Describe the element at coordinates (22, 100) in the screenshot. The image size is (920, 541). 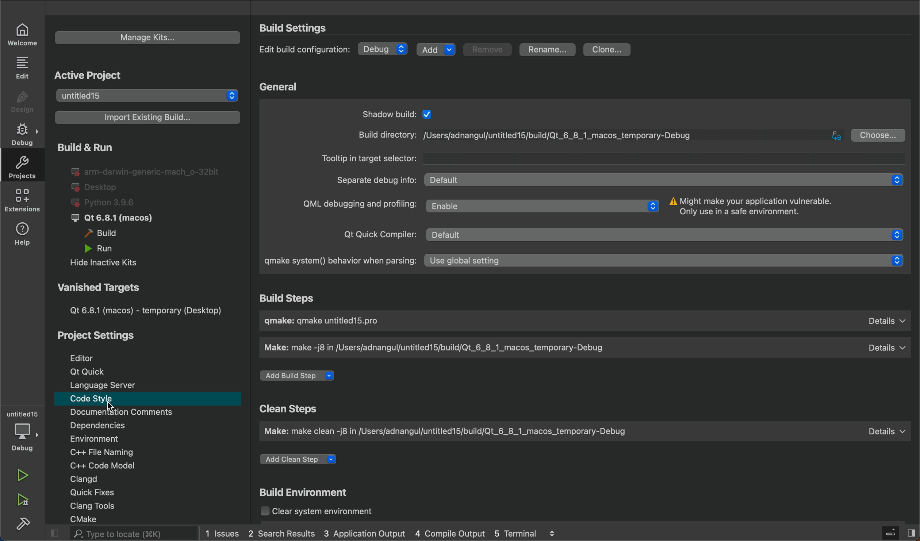
I see `design` at that location.